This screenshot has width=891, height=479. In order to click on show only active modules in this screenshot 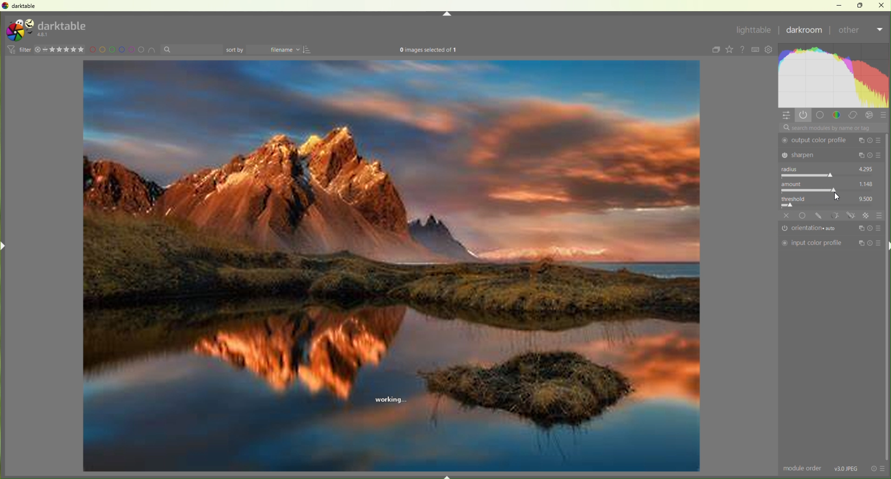, I will do `click(805, 115)`.